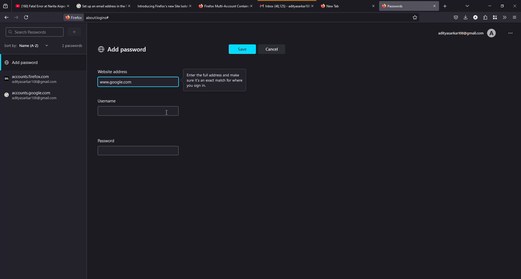 The image size is (521, 279). Describe the element at coordinates (514, 17) in the screenshot. I see `menu` at that location.